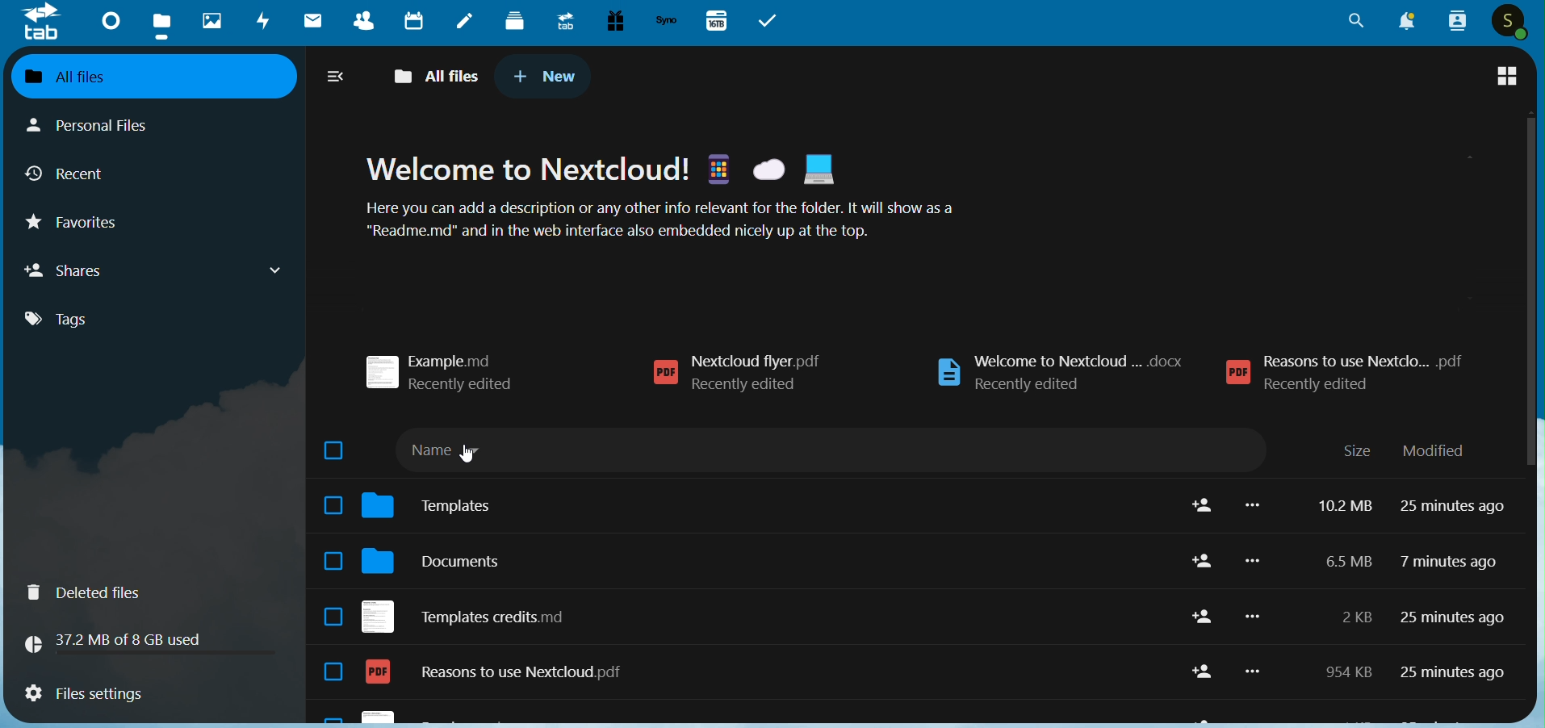 This screenshot has width=1545, height=728. Describe the element at coordinates (1522, 295) in the screenshot. I see `scroll bar` at that location.